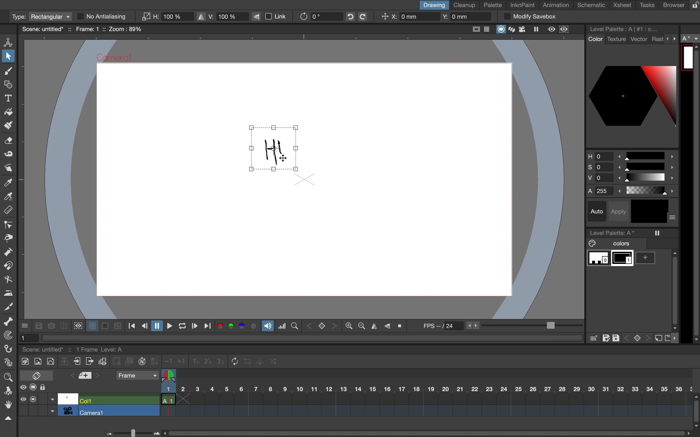 The image size is (700, 437). What do you see at coordinates (294, 325) in the screenshot?
I see `locator` at bounding box center [294, 325].